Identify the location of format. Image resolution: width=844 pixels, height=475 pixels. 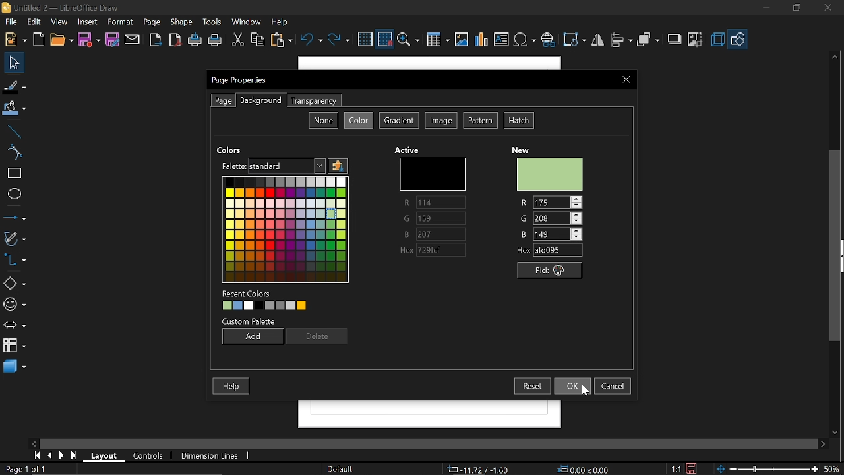
(121, 22).